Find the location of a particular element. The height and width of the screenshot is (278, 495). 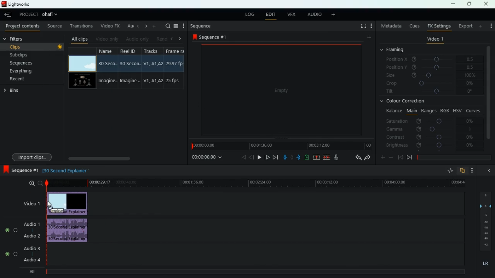

log is located at coordinates (250, 15).